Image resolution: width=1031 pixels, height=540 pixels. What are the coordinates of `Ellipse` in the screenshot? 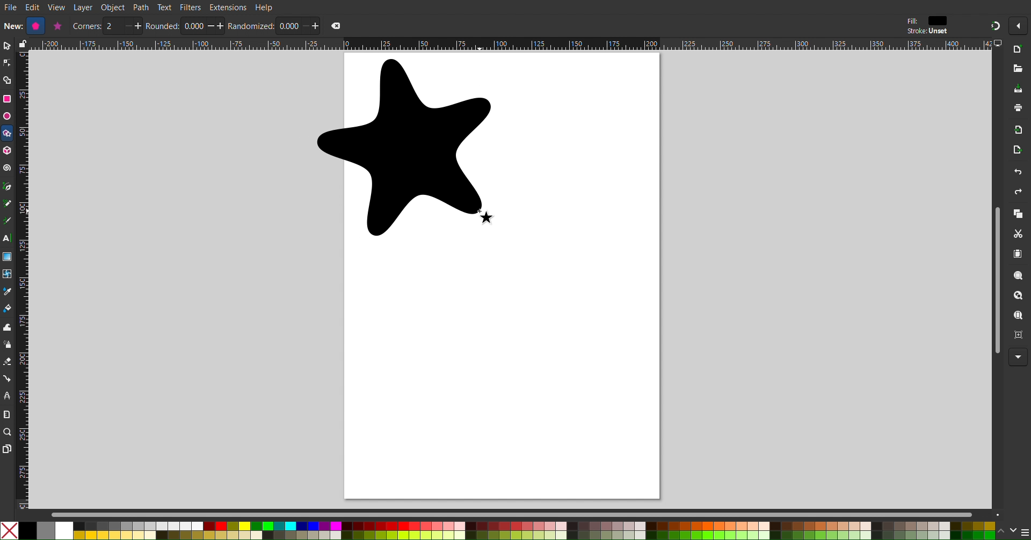 It's located at (6, 116).